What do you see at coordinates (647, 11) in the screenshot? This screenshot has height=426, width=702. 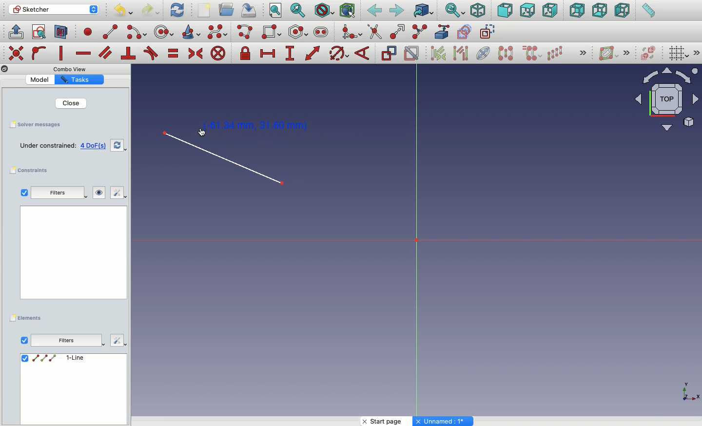 I see `Measure` at bounding box center [647, 11].